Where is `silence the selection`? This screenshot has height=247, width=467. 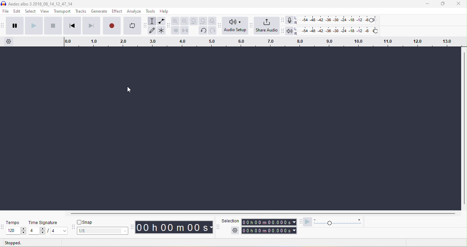
silence the selection is located at coordinates (186, 31).